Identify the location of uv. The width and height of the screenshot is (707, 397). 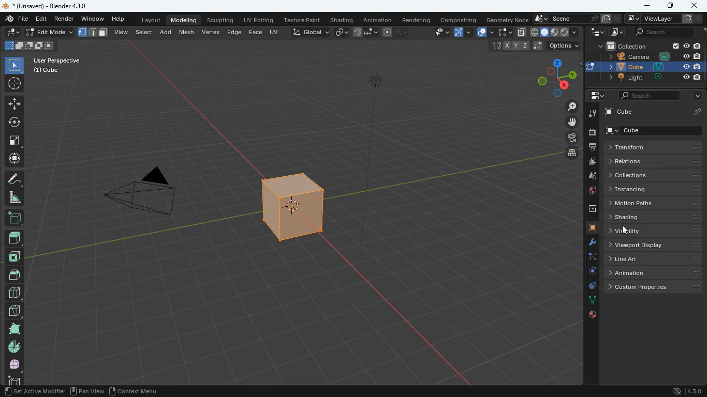
(275, 33).